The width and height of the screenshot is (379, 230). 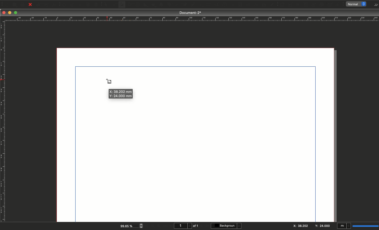 I want to click on Close, so click(x=4, y=13).